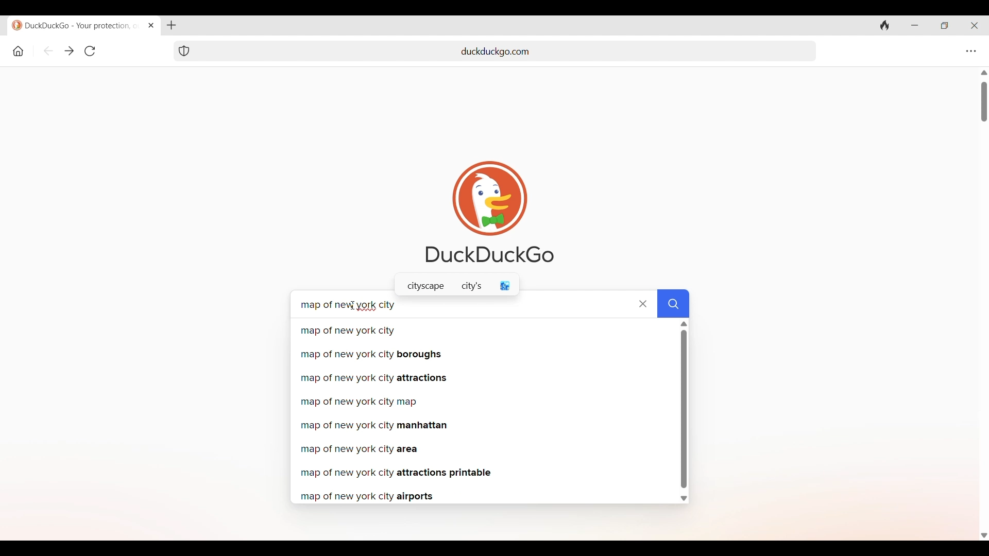  Describe the element at coordinates (484, 473) in the screenshot. I see `map of new york city attractions printable` at that location.